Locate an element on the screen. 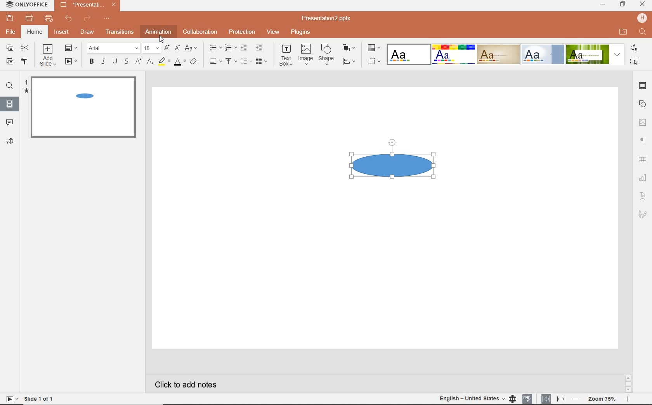 This screenshot has height=405, width=652. select is located at coordinates (634, 61).